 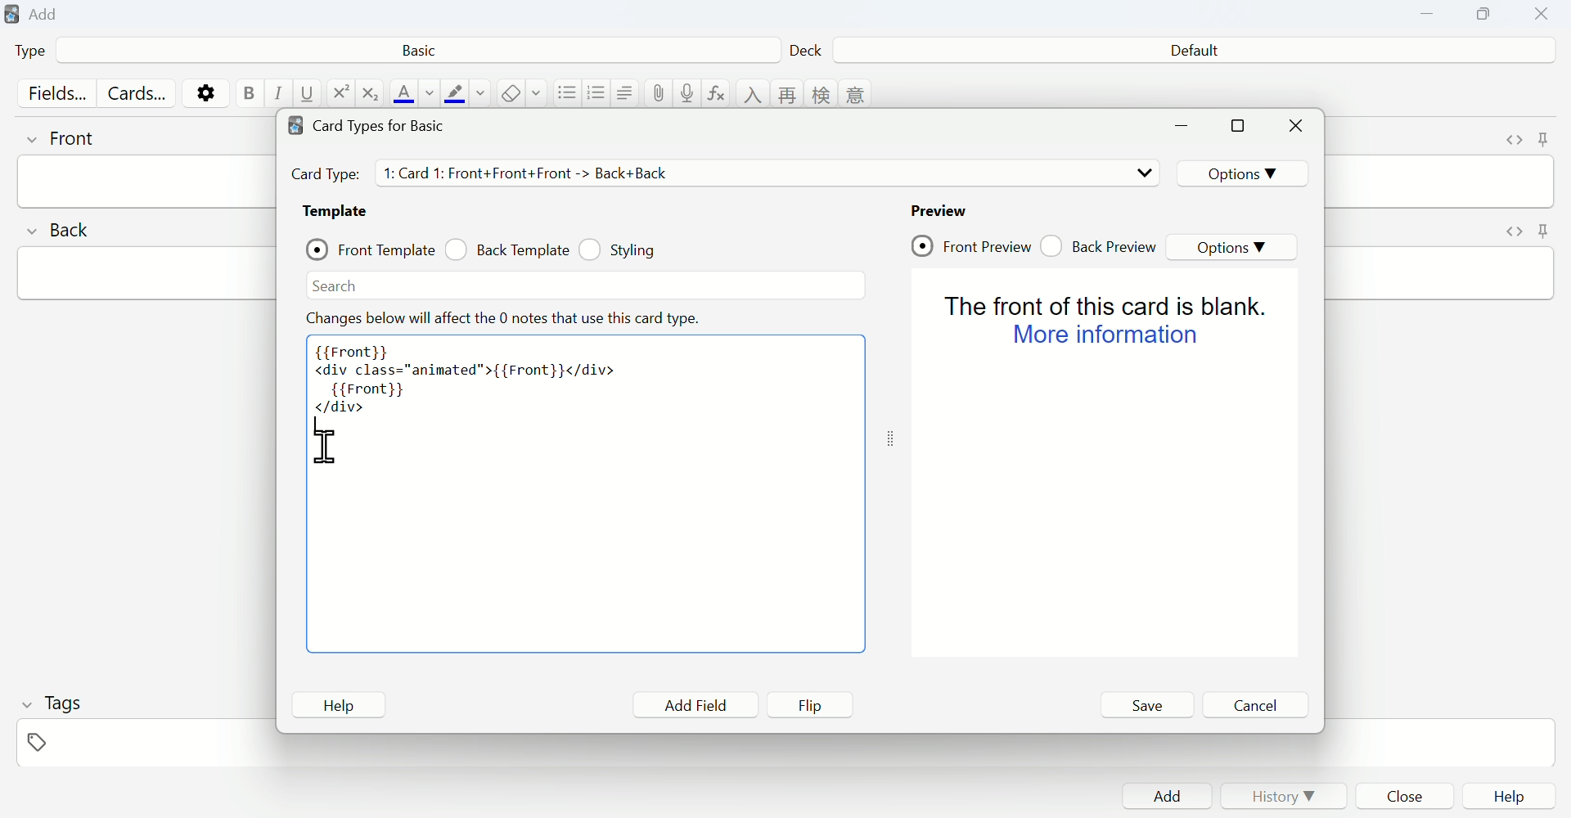 I want to click on History, so click(x=1282, y=796).